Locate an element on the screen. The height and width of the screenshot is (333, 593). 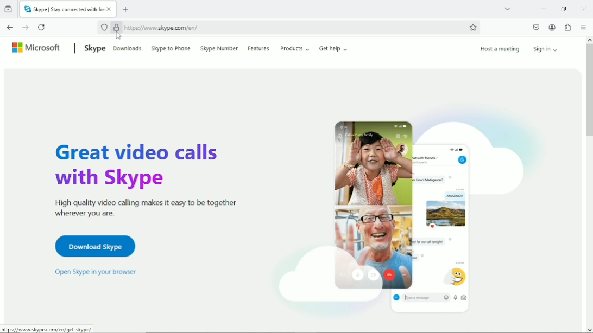
httpsy//www.skype.com/en/ is located at coordinates (162, 28).